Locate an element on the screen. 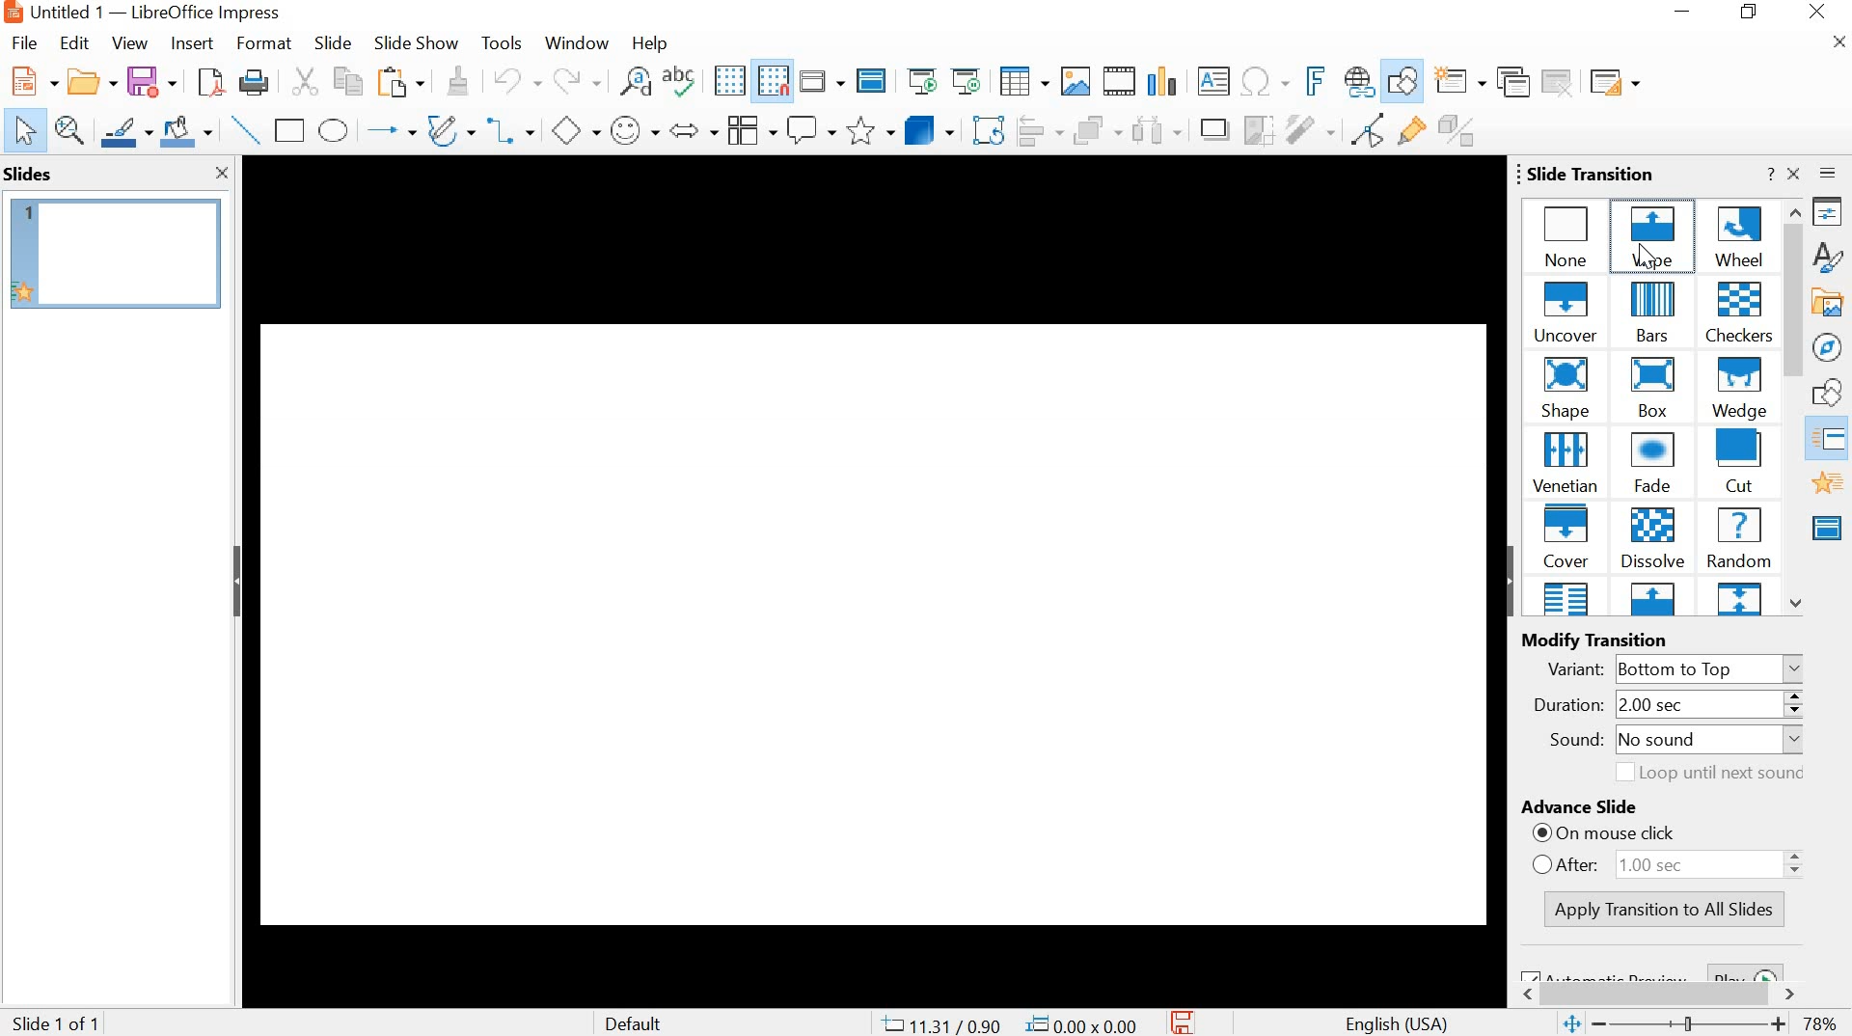 The image size is (1852, 1036). Ellipse is located at coordinates (335, 130).